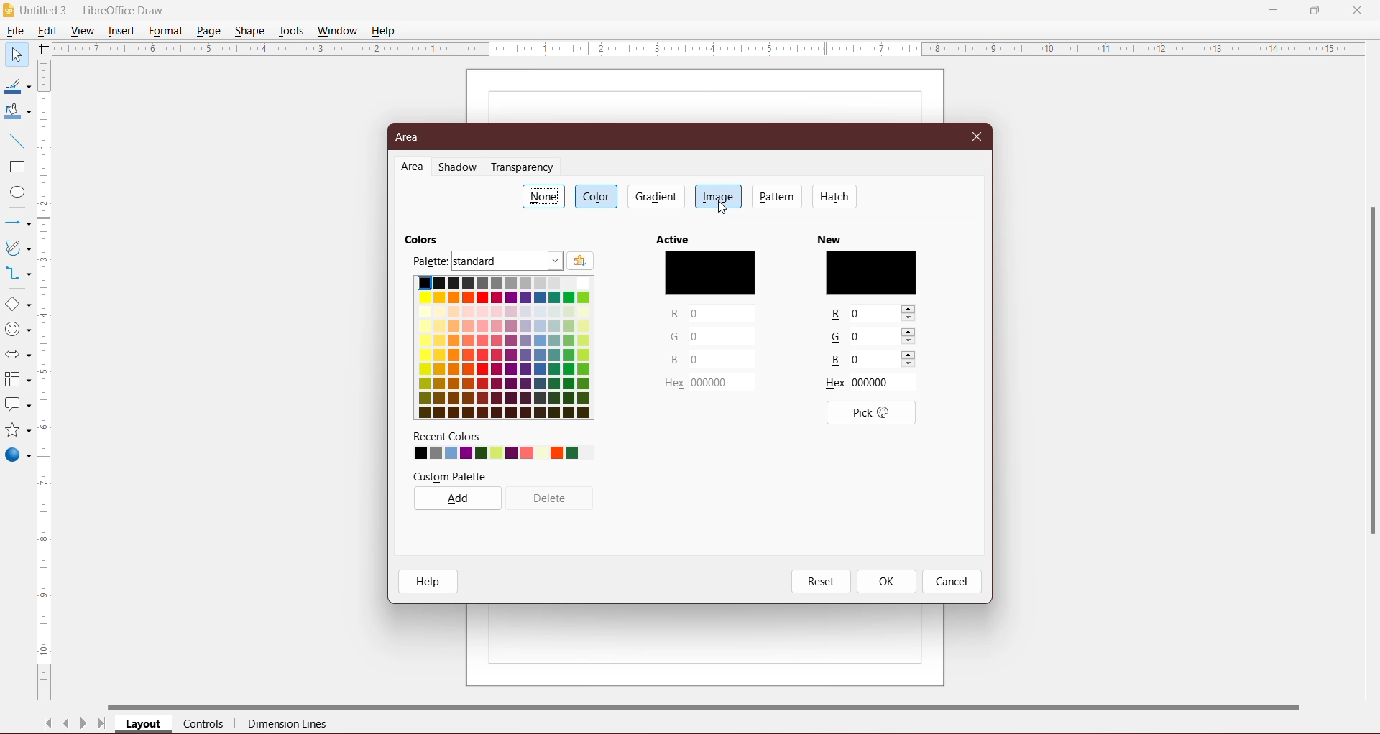 Image resolution: width=1380 pixels, height=734 pixels. Describe the element at coordinates (1315, 9) in the screenshot. I see `Restore Down` at that location.